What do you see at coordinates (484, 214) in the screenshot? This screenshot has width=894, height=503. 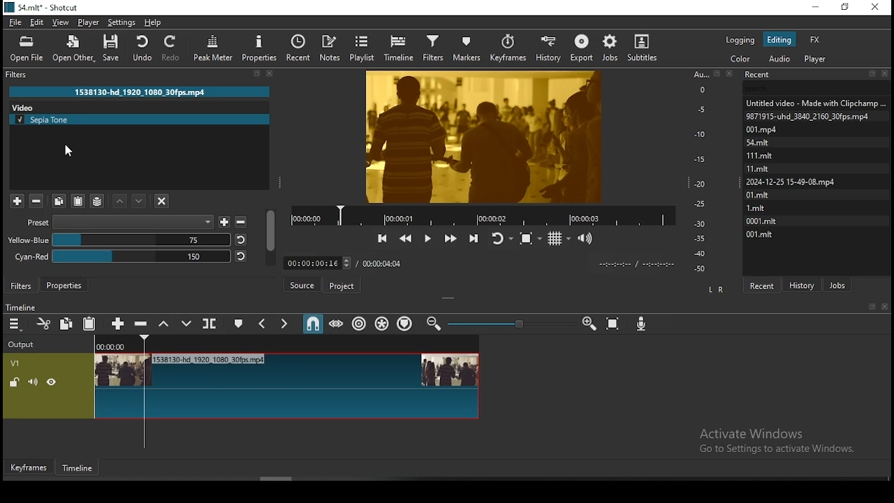 I see `track progress bar` at bounding box center [484, 214].